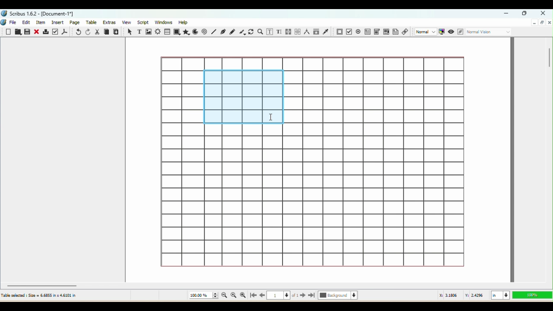 Image resolution: width=553 pixels, height=311 pixels. What do you see at coordinates (242, 32) in the screenshot?
I see `Calligraphic line` at bounding box center [242, 32].